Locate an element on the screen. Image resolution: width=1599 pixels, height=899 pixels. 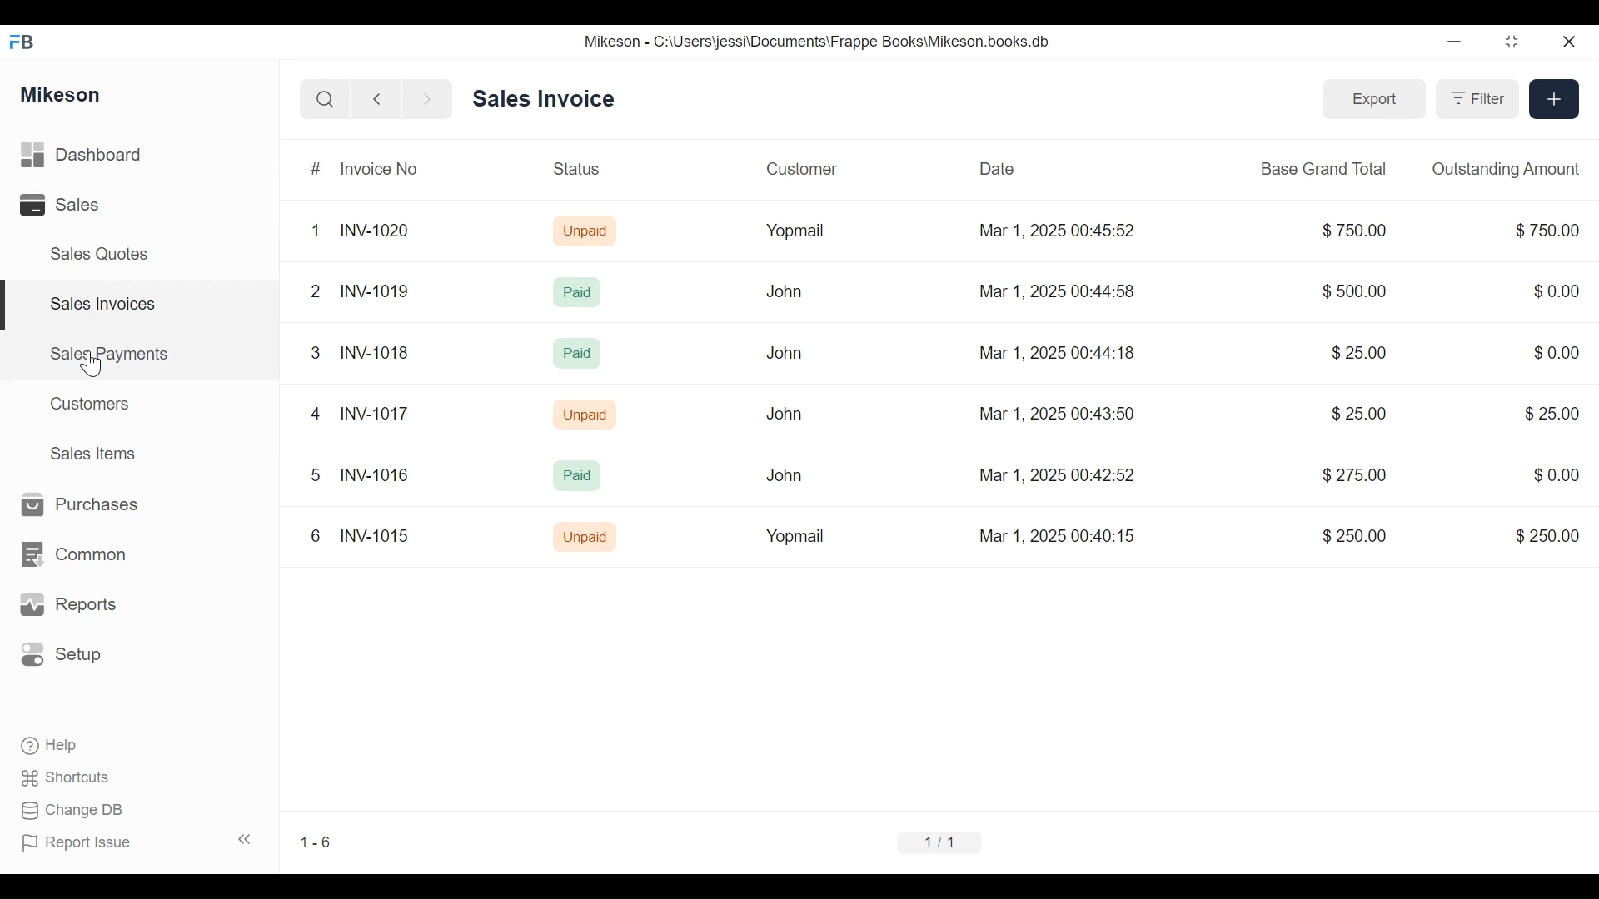
Maximize is located at coordinates (1509, 44).